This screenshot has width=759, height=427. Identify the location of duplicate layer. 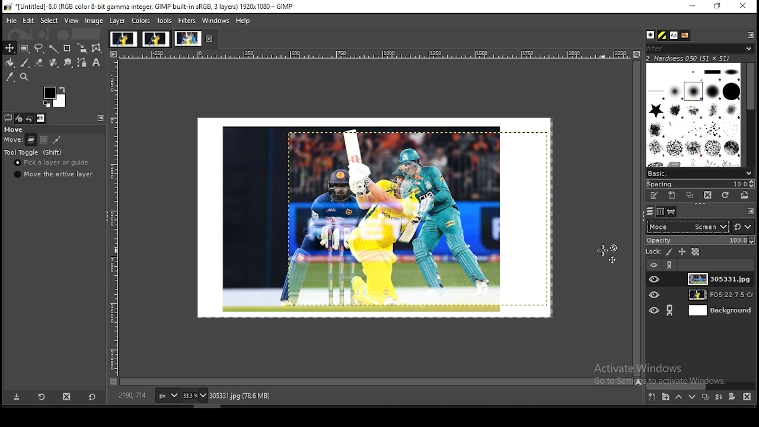
(704, 397).